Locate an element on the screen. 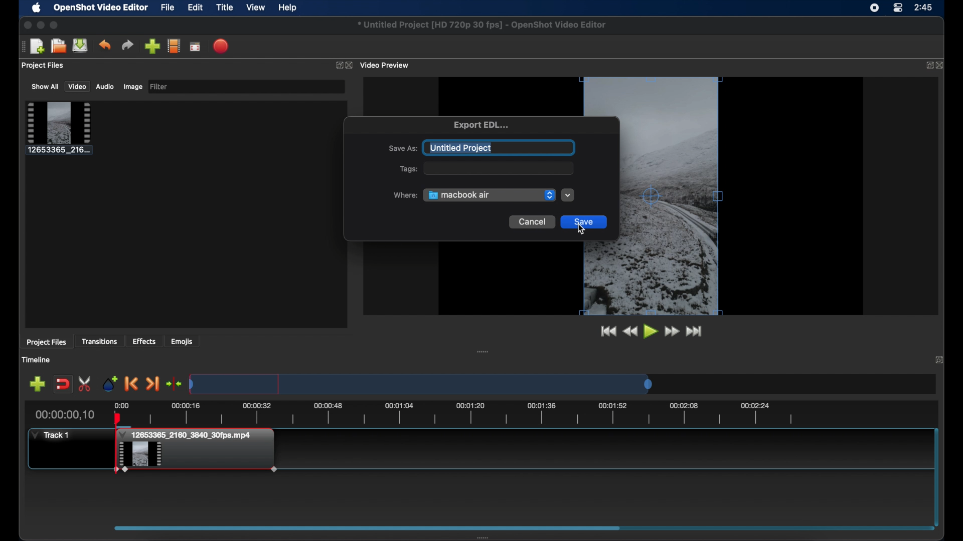 This screenshot has height=541, width=963. minimize is located at coordinates (41, 25).